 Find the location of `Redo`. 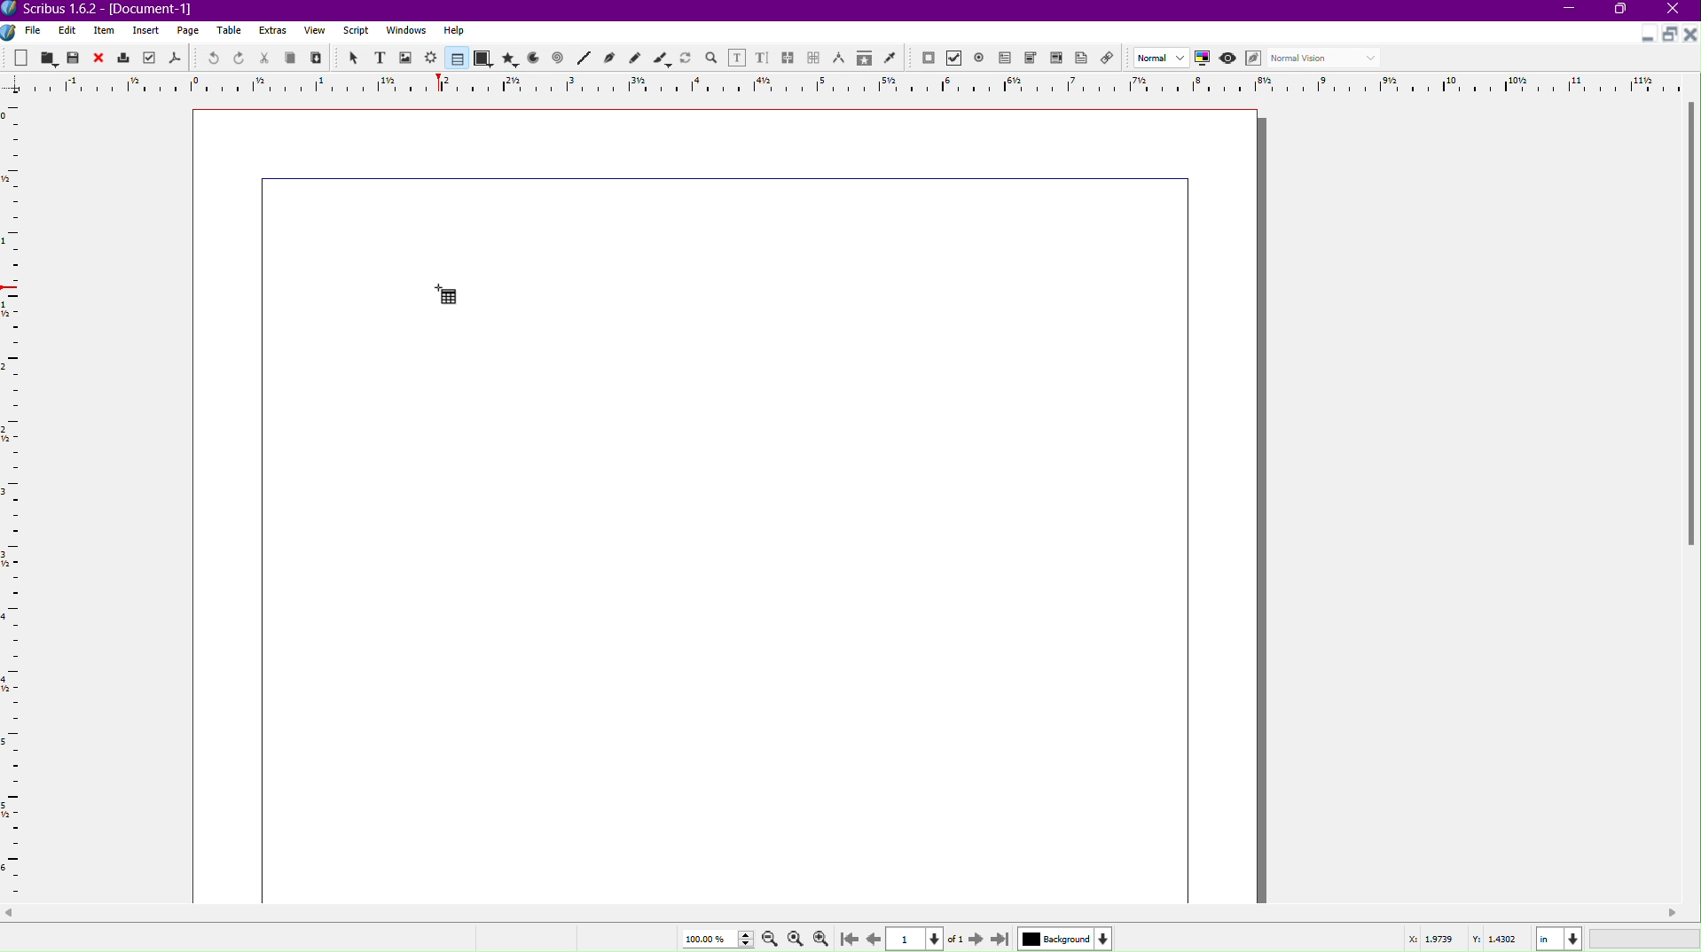

Redo is located at coordinates (239, 59).